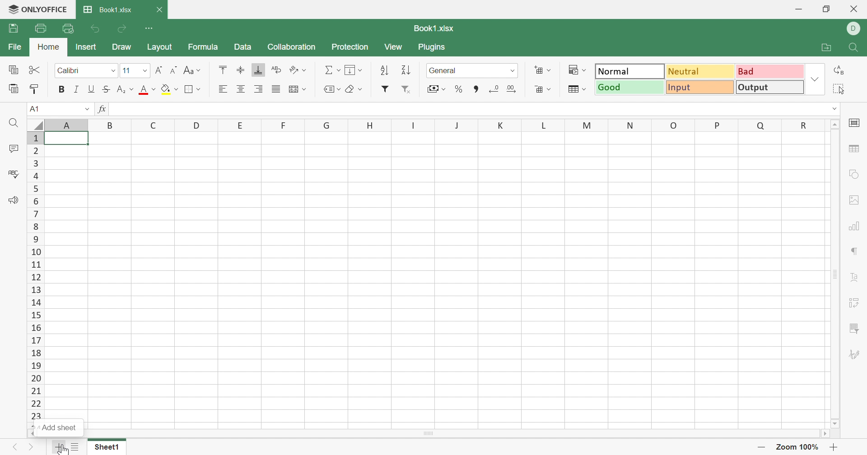 This screenshot has height=455, width=867. I want to click on Bold, so click(62, 90).